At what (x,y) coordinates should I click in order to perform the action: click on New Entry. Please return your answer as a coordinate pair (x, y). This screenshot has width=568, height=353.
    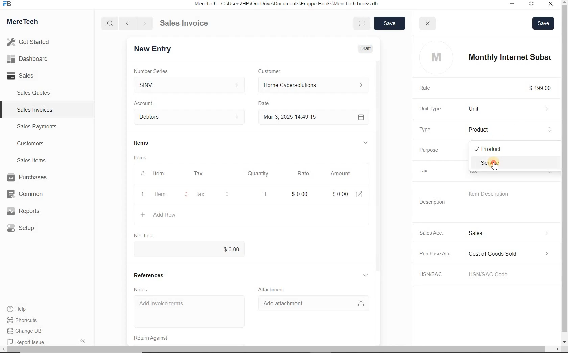
    Looking at the image, I should click on (158, 48).